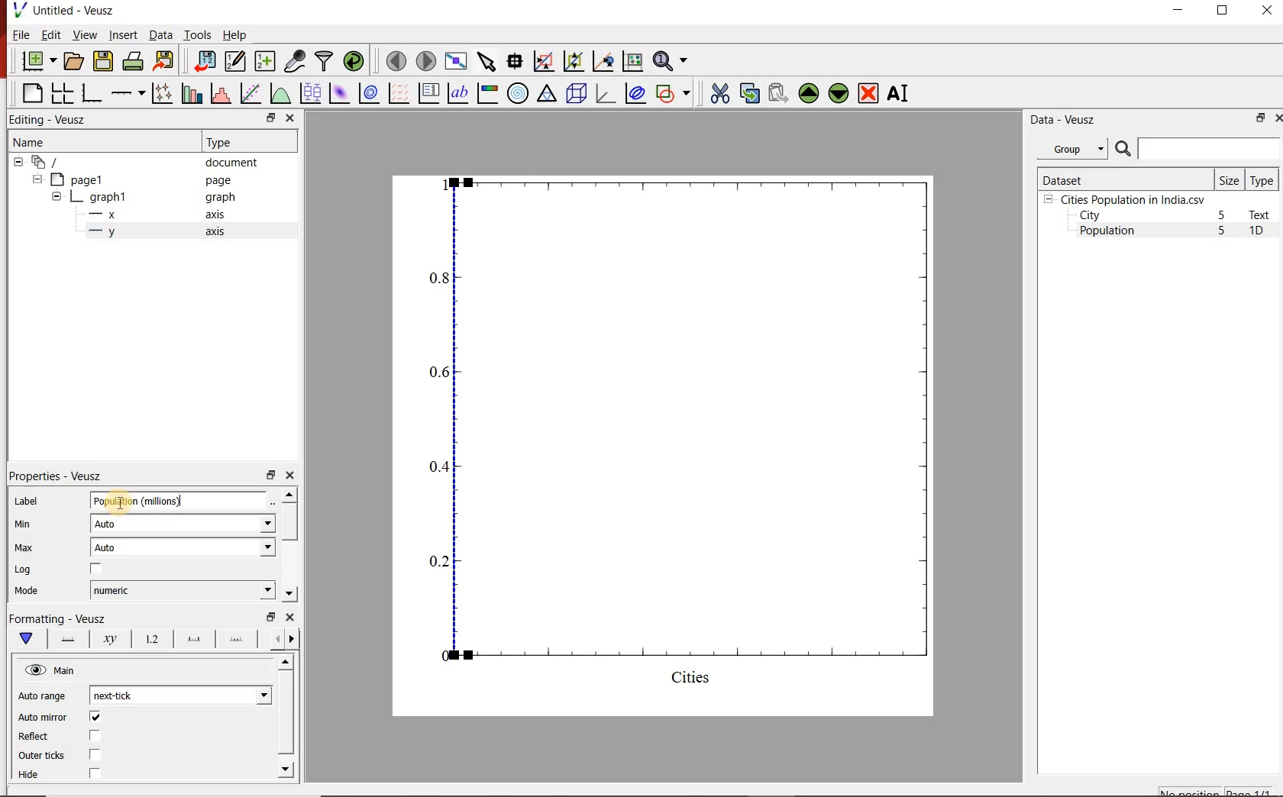 This screenshot has height=797, width=1283. What do you see at coordinates (292, 118) in the screenshot?
I see `close` at bounding box center [292, 118].